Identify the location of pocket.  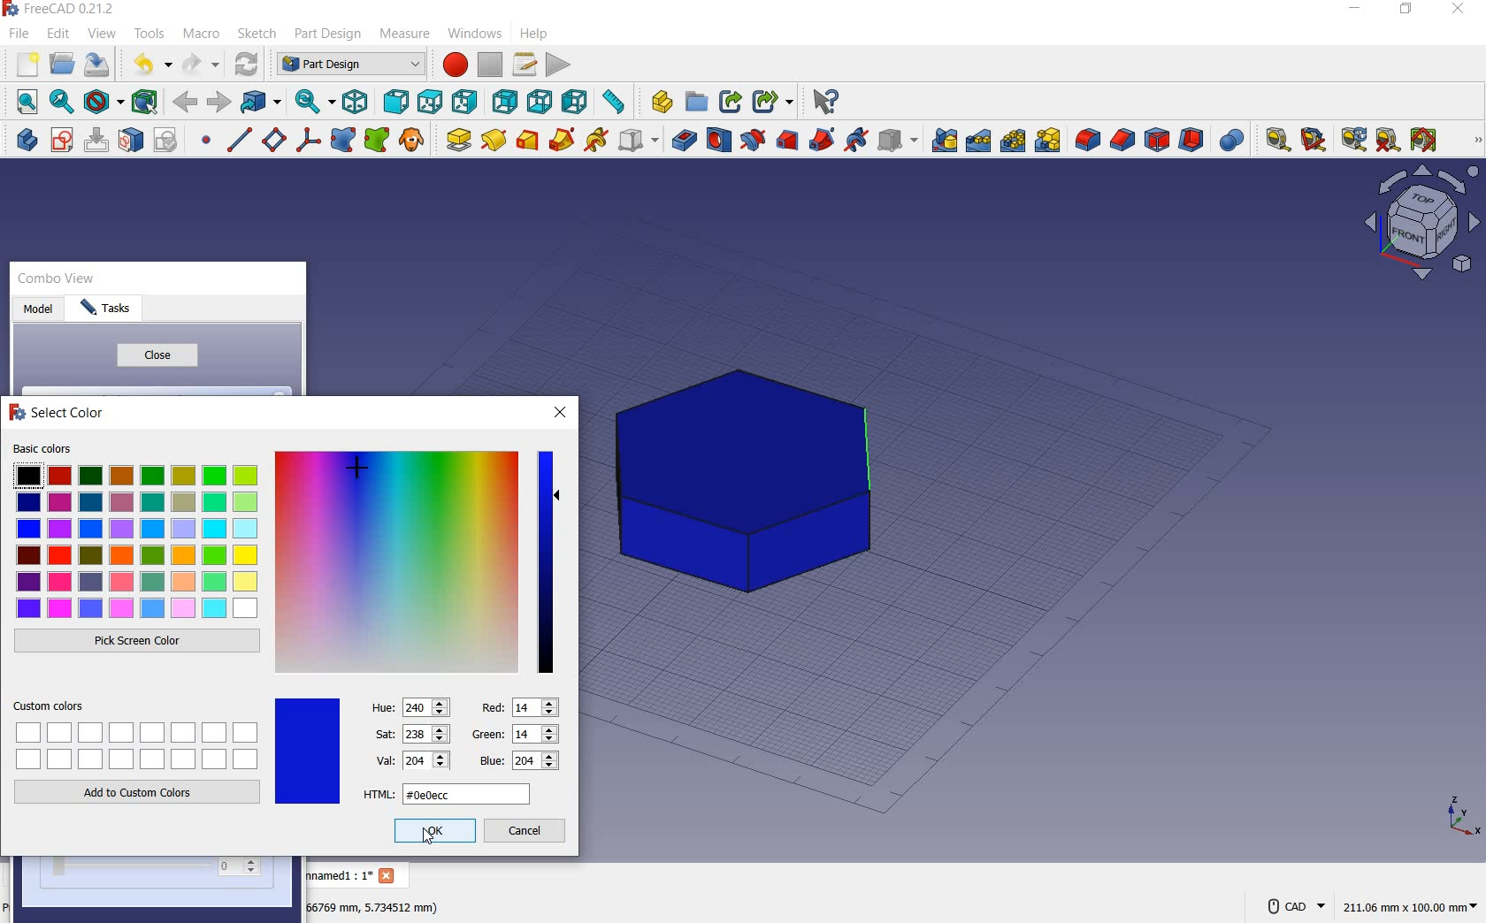
(682, 140).